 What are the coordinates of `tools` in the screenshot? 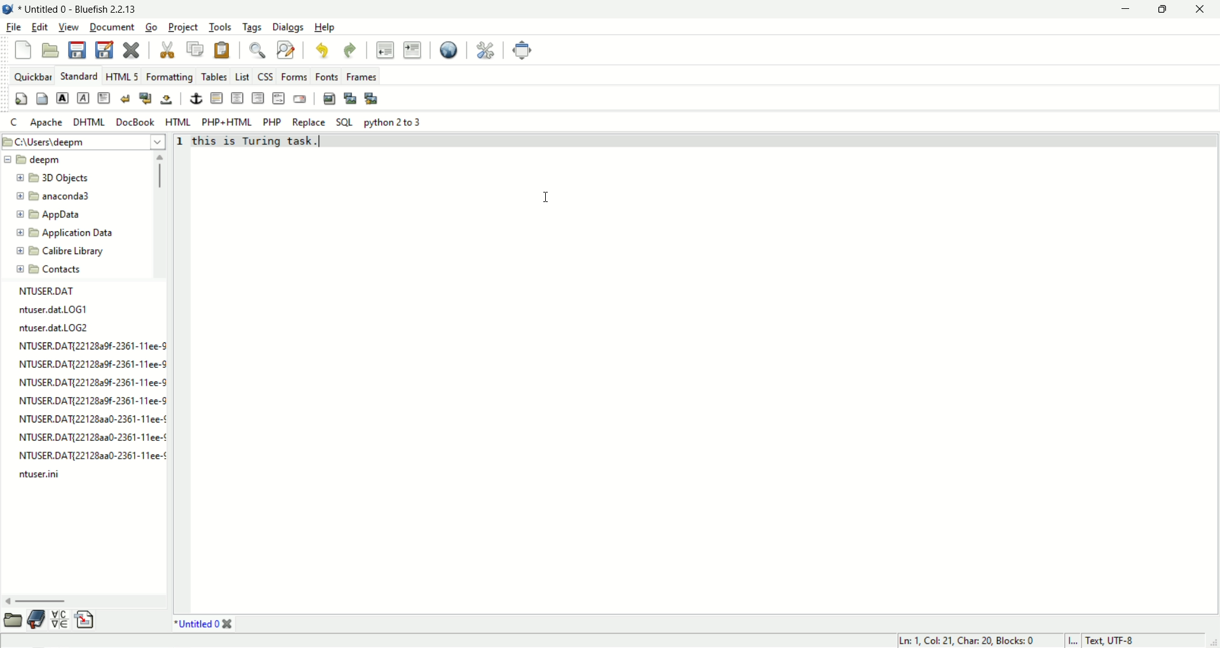 It's located at (220, 27).